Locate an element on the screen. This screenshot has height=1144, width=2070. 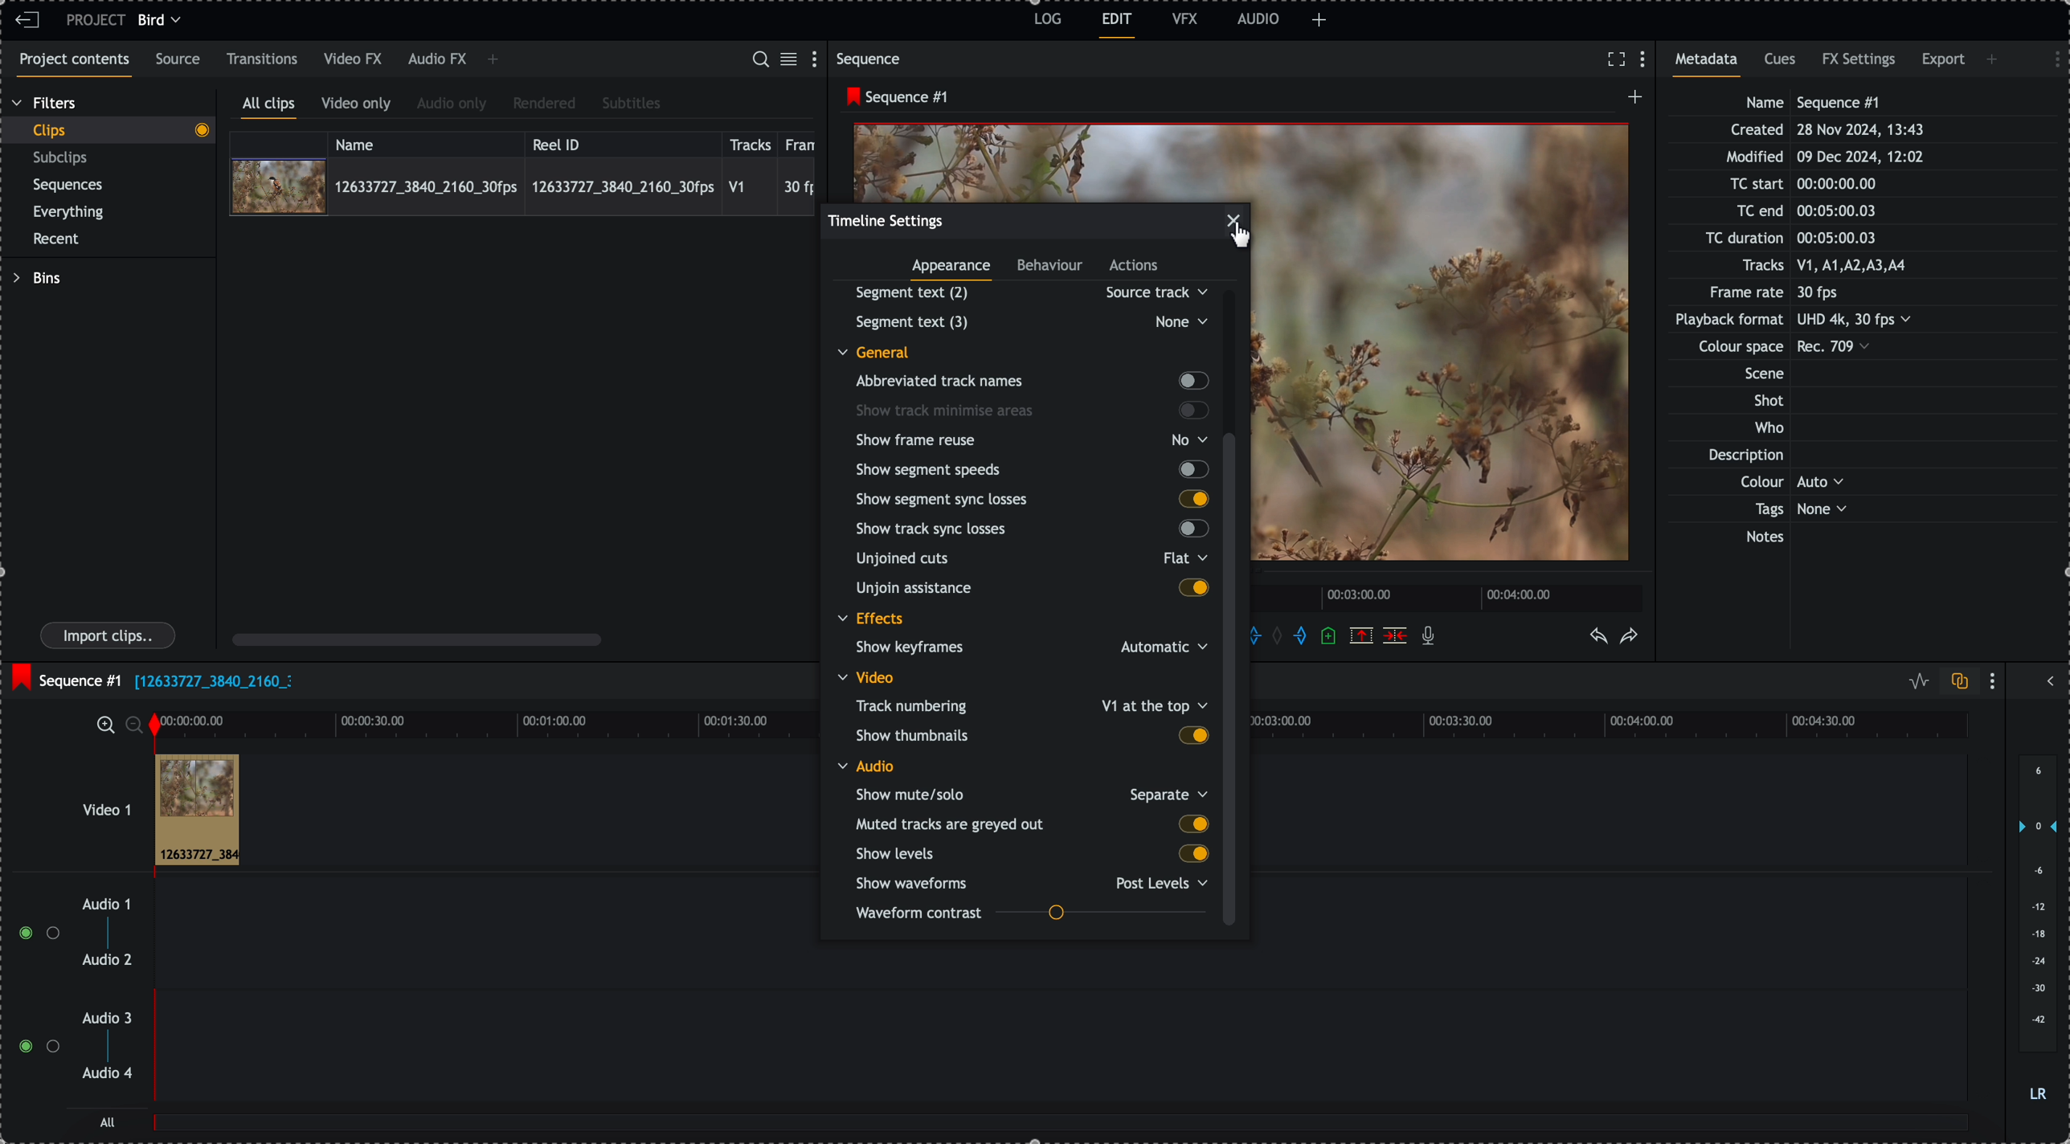
audio is located at coordinates (866, 766).